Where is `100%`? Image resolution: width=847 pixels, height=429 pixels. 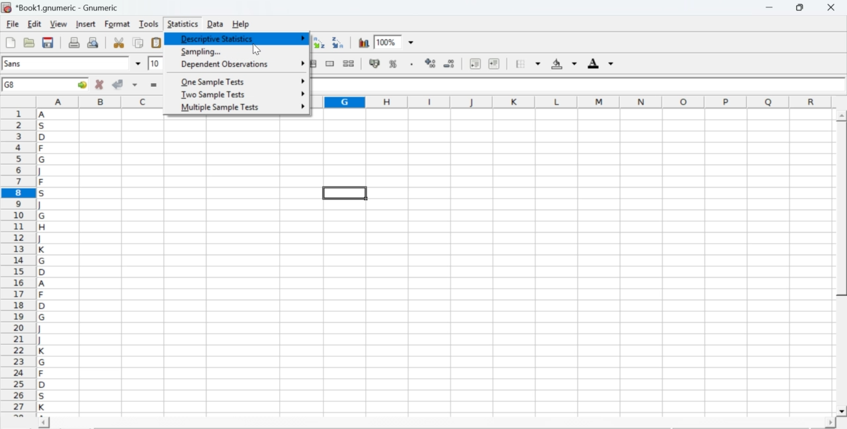
100% is located at coordinates (386, 42).